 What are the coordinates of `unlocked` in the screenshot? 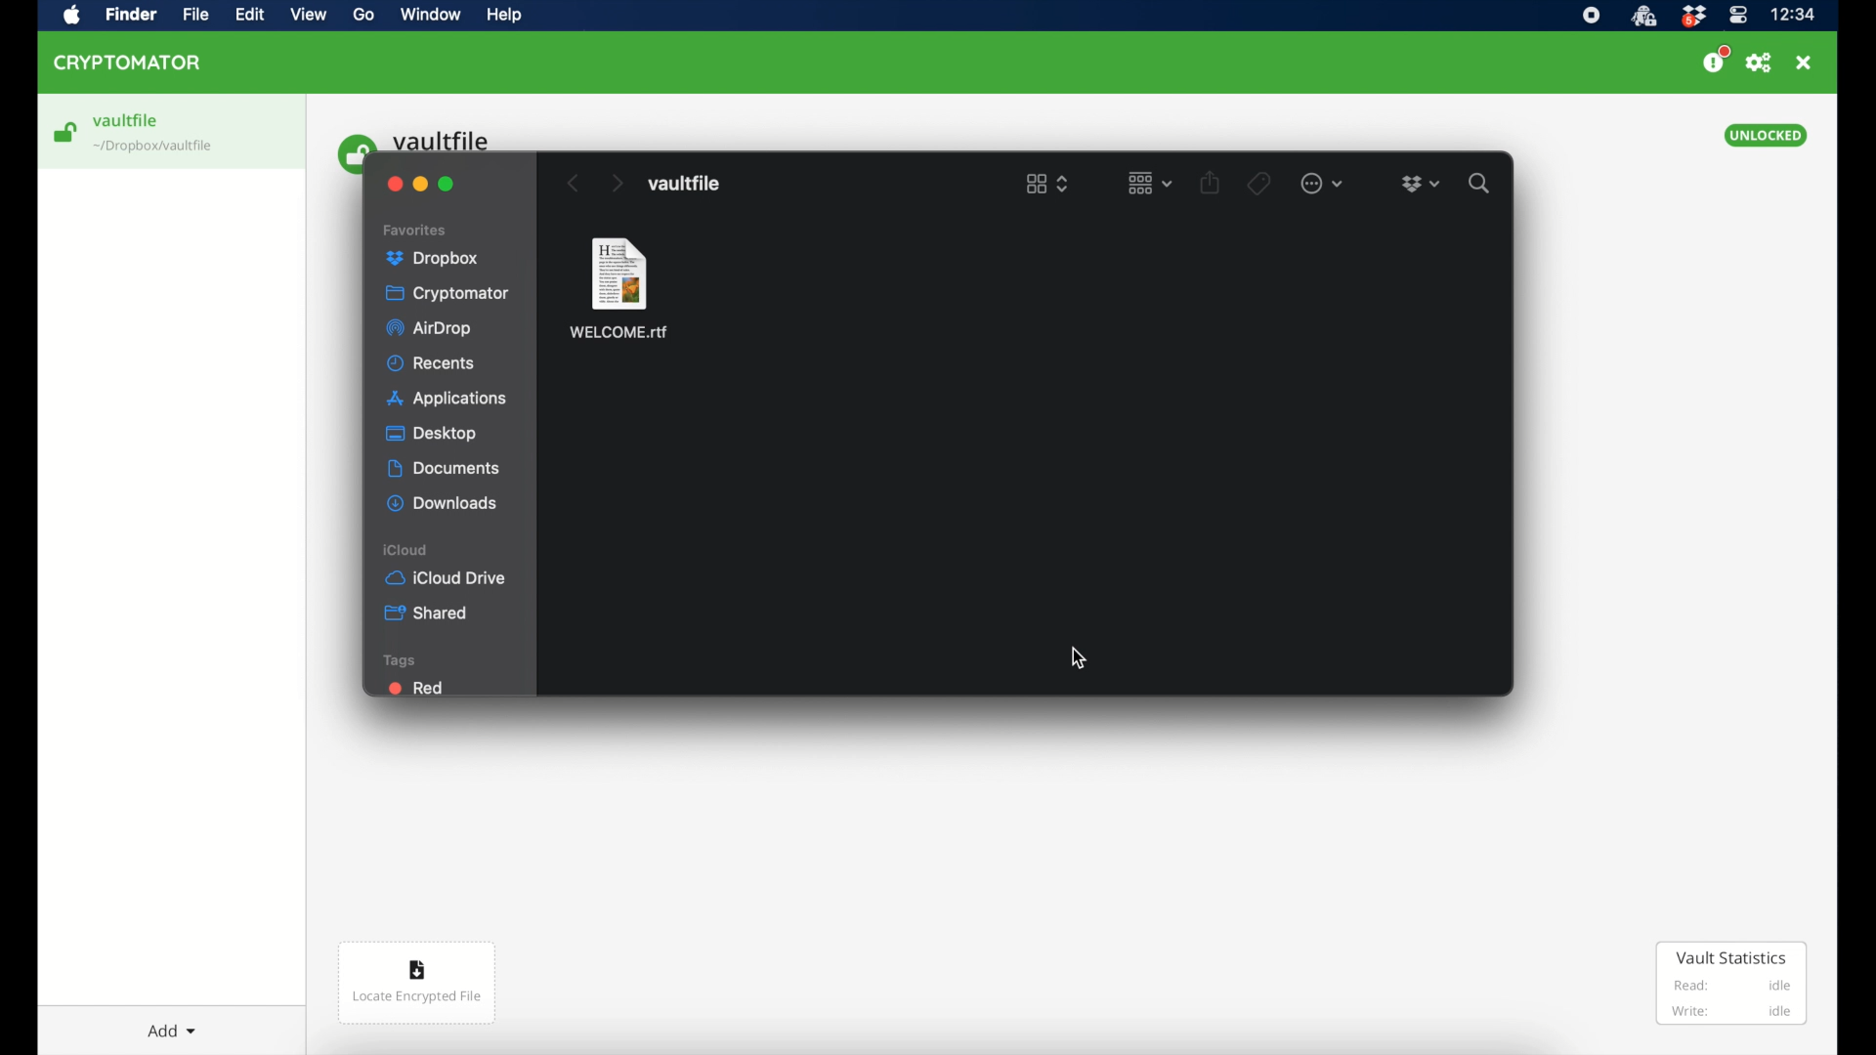 It's located at (1769, 136).